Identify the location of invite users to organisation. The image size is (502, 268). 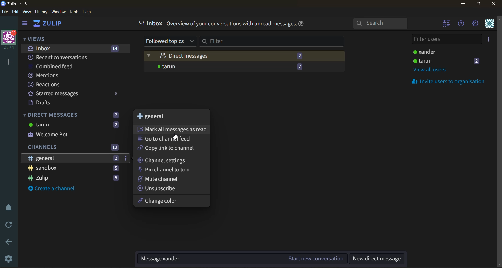
(489, 40).